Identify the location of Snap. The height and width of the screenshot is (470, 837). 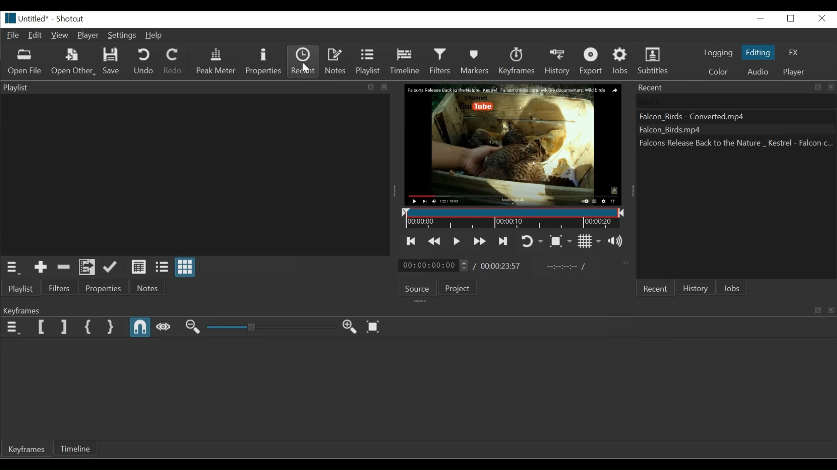
(140, 328).